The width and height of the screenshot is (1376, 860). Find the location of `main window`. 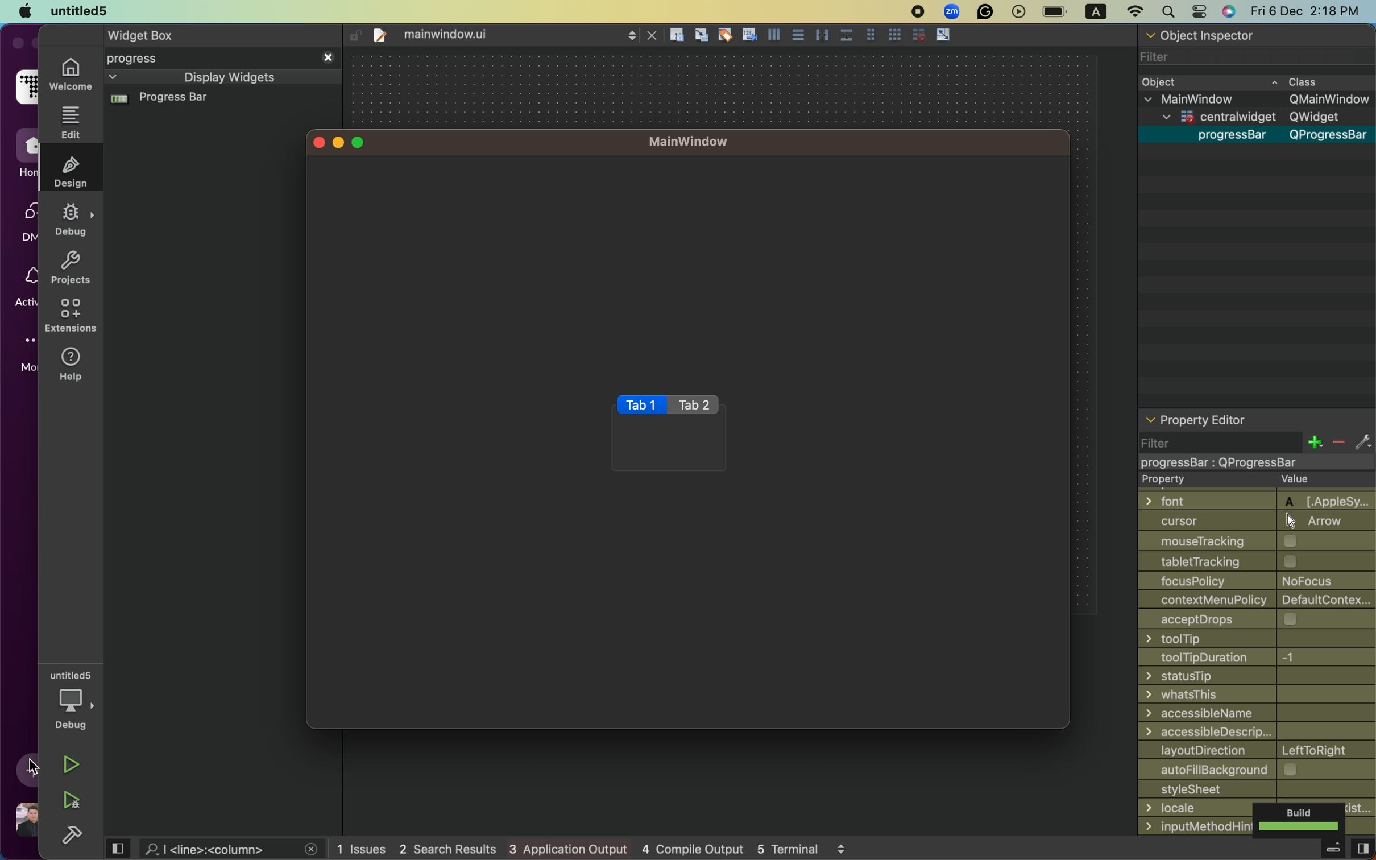

main window is located at coordinates (1255, 98).